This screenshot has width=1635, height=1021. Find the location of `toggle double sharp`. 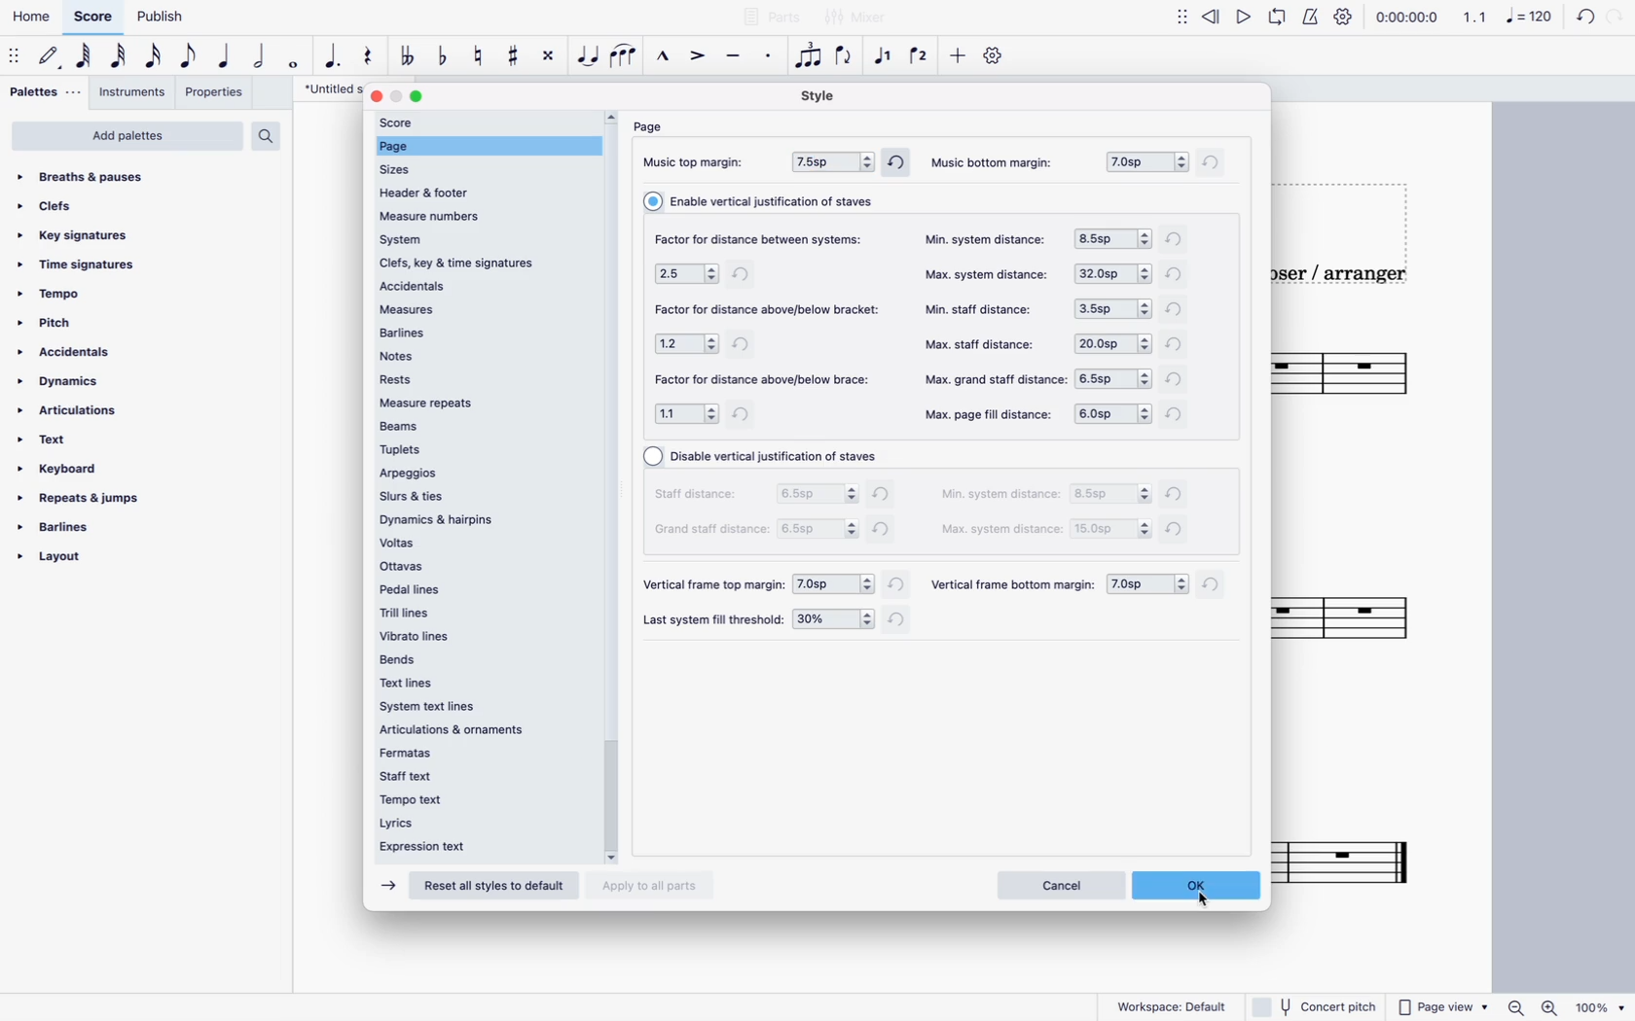

toggle double sharp is located at coordinates (548, 57).